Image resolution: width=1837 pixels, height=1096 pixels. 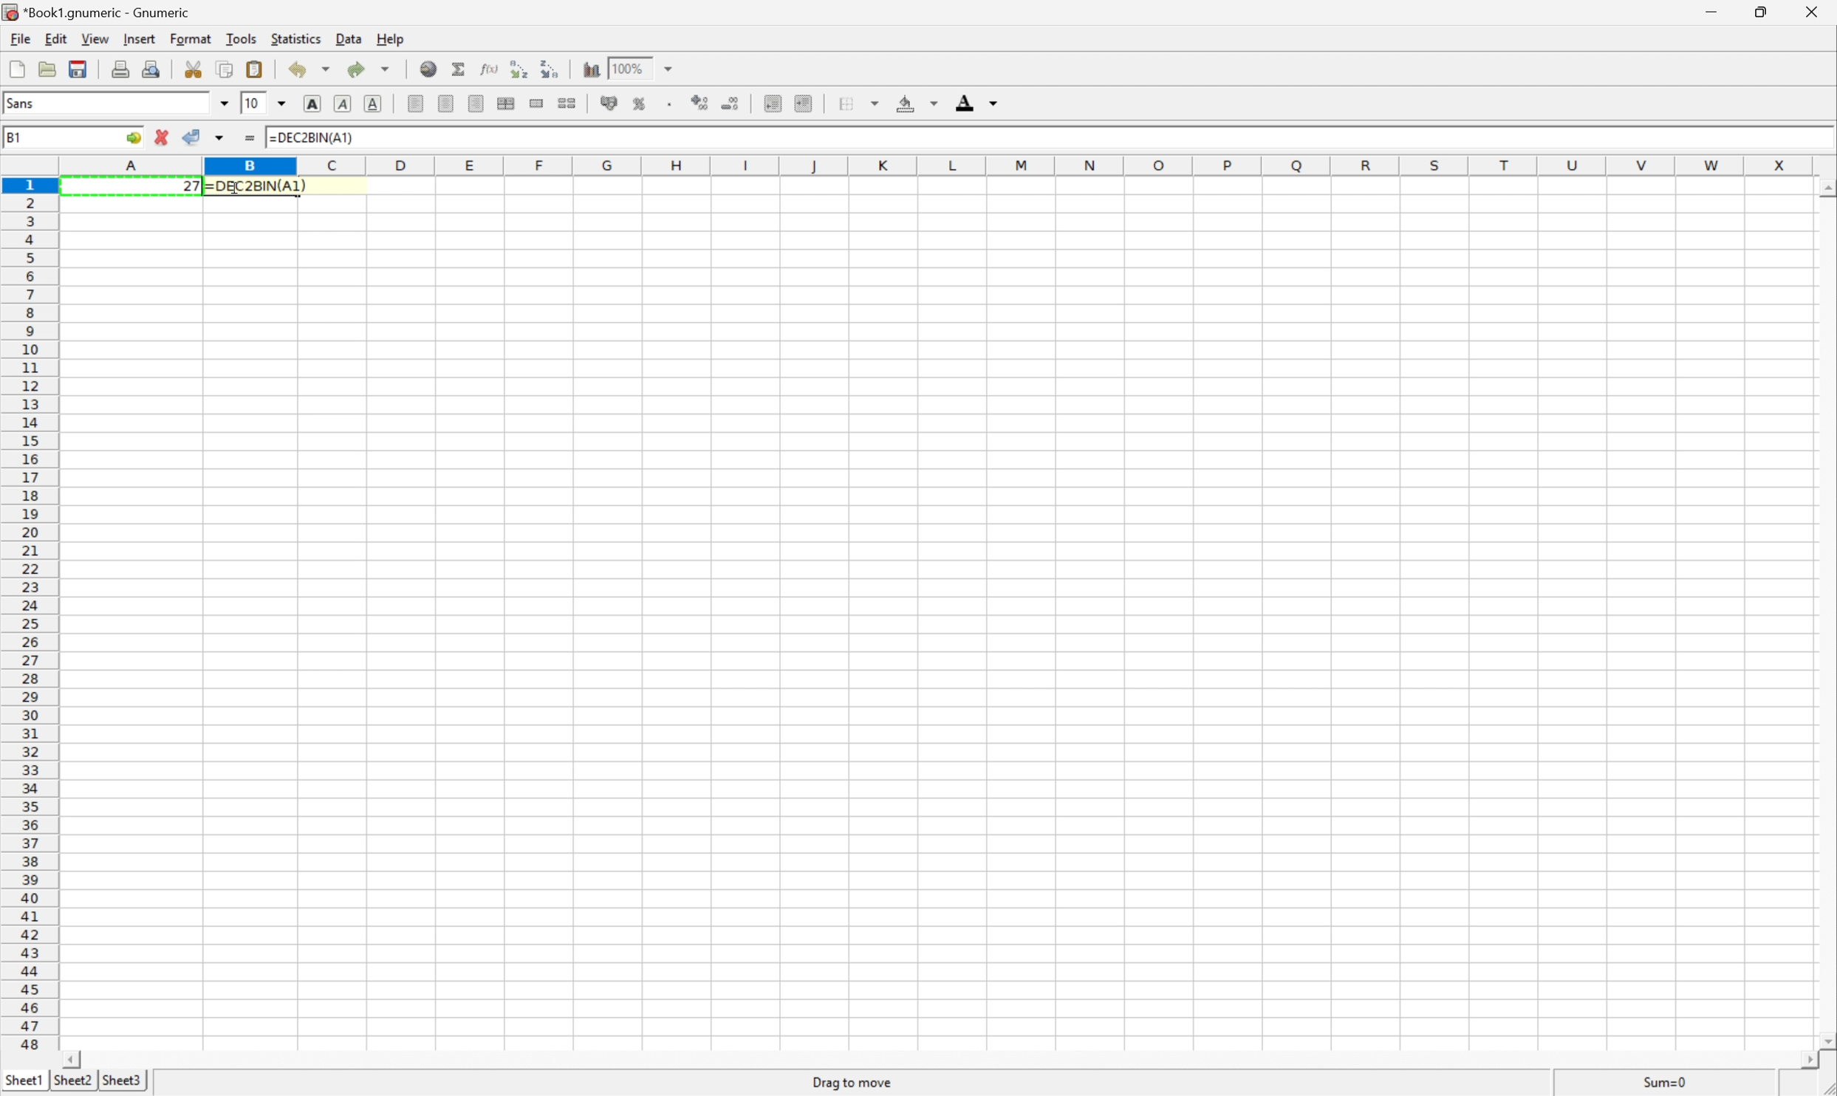 What do you see at coordinates (1825, 1038) in the screenshot?
I see `Scroll Down` at bounding box center [1825, 1038].